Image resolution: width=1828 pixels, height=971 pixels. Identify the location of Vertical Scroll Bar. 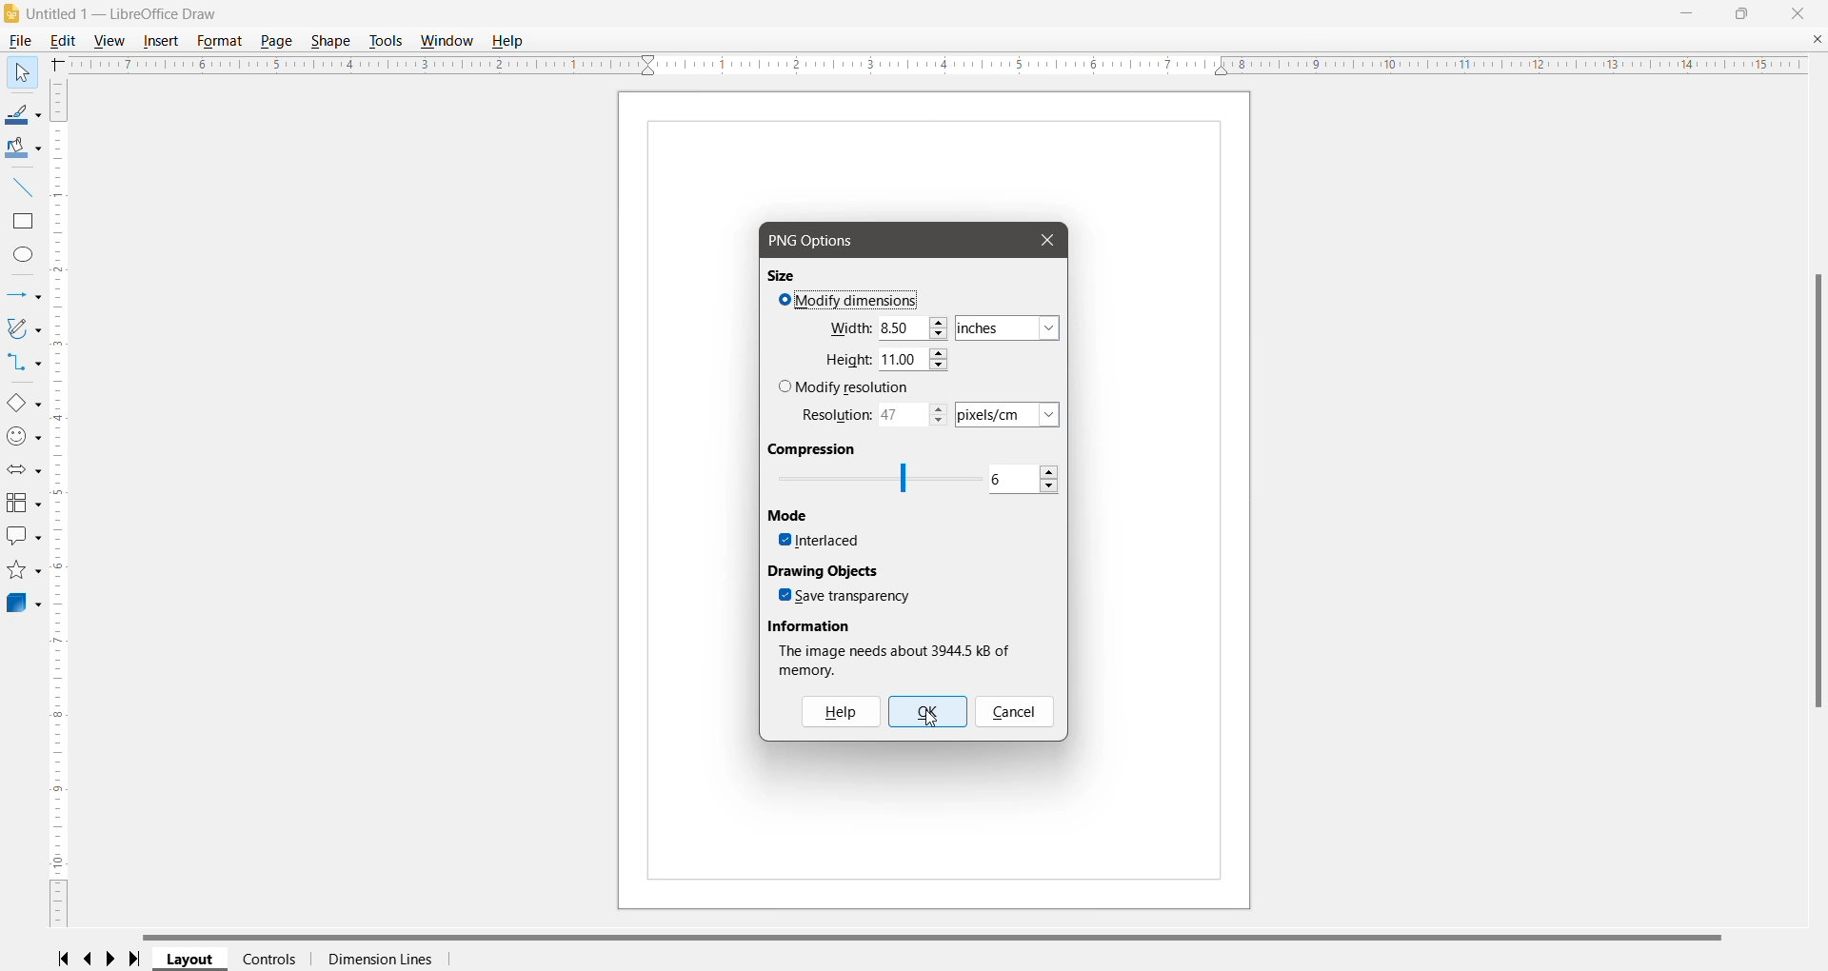
(1815, 490).